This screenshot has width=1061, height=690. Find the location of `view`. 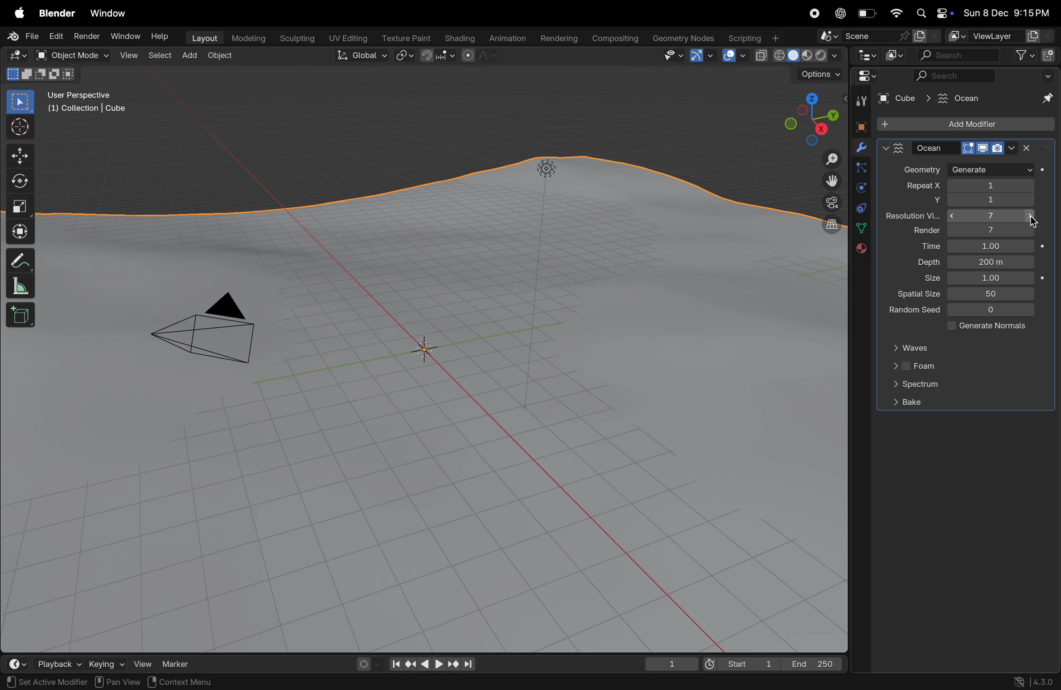

view is located at coordinates (141, 662).